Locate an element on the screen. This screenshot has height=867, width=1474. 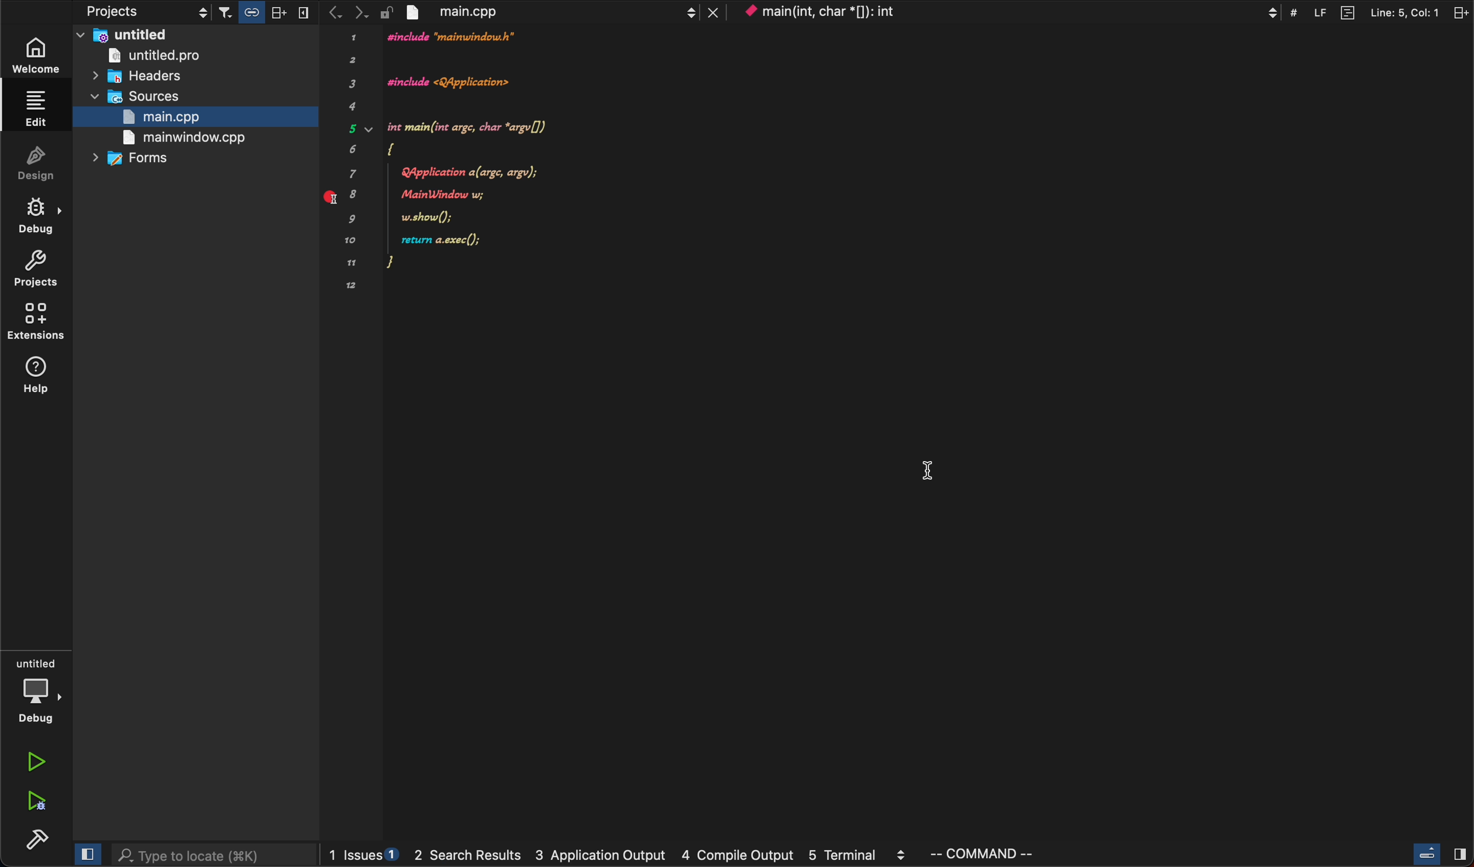
Curser is located at coordinates (928, 475).